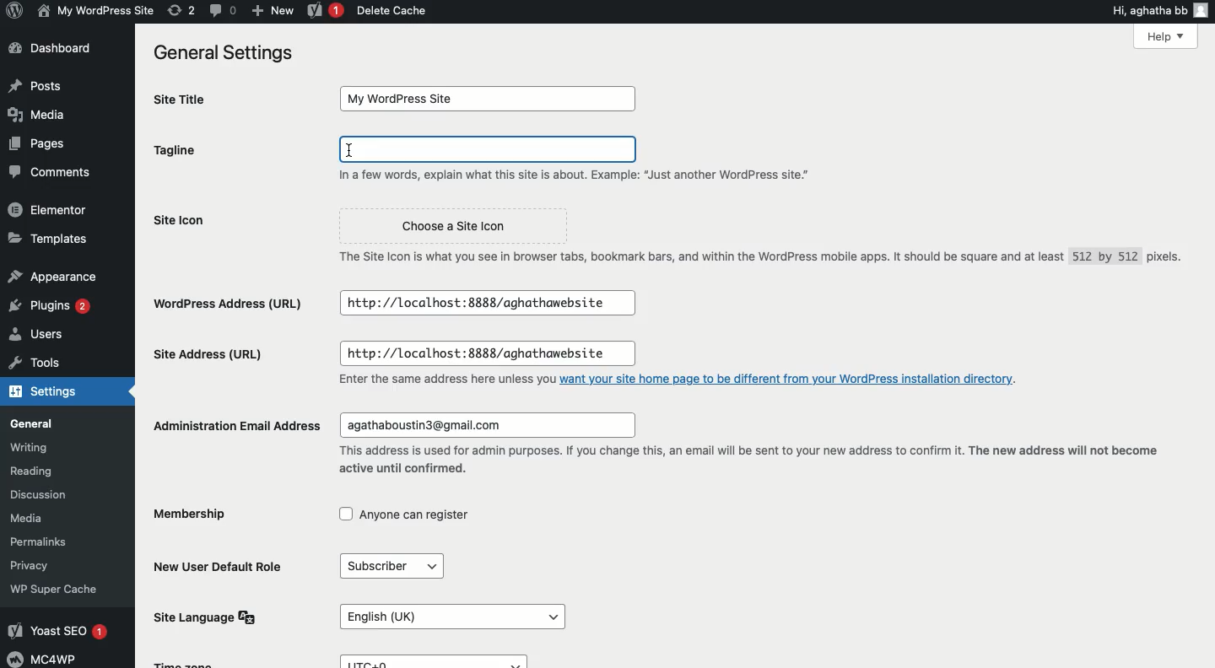 Image resolution: width=1215 pixels, height=668 pixels. Describe the element at coordinates (43, 114) in the screenshot. I see `Media` at that location.